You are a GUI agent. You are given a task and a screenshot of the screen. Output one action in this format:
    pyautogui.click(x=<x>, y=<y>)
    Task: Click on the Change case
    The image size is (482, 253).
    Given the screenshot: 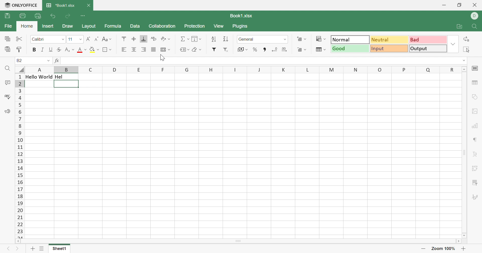 What is the action you would take?
    pyautogui.click(x=107, y=39)
    